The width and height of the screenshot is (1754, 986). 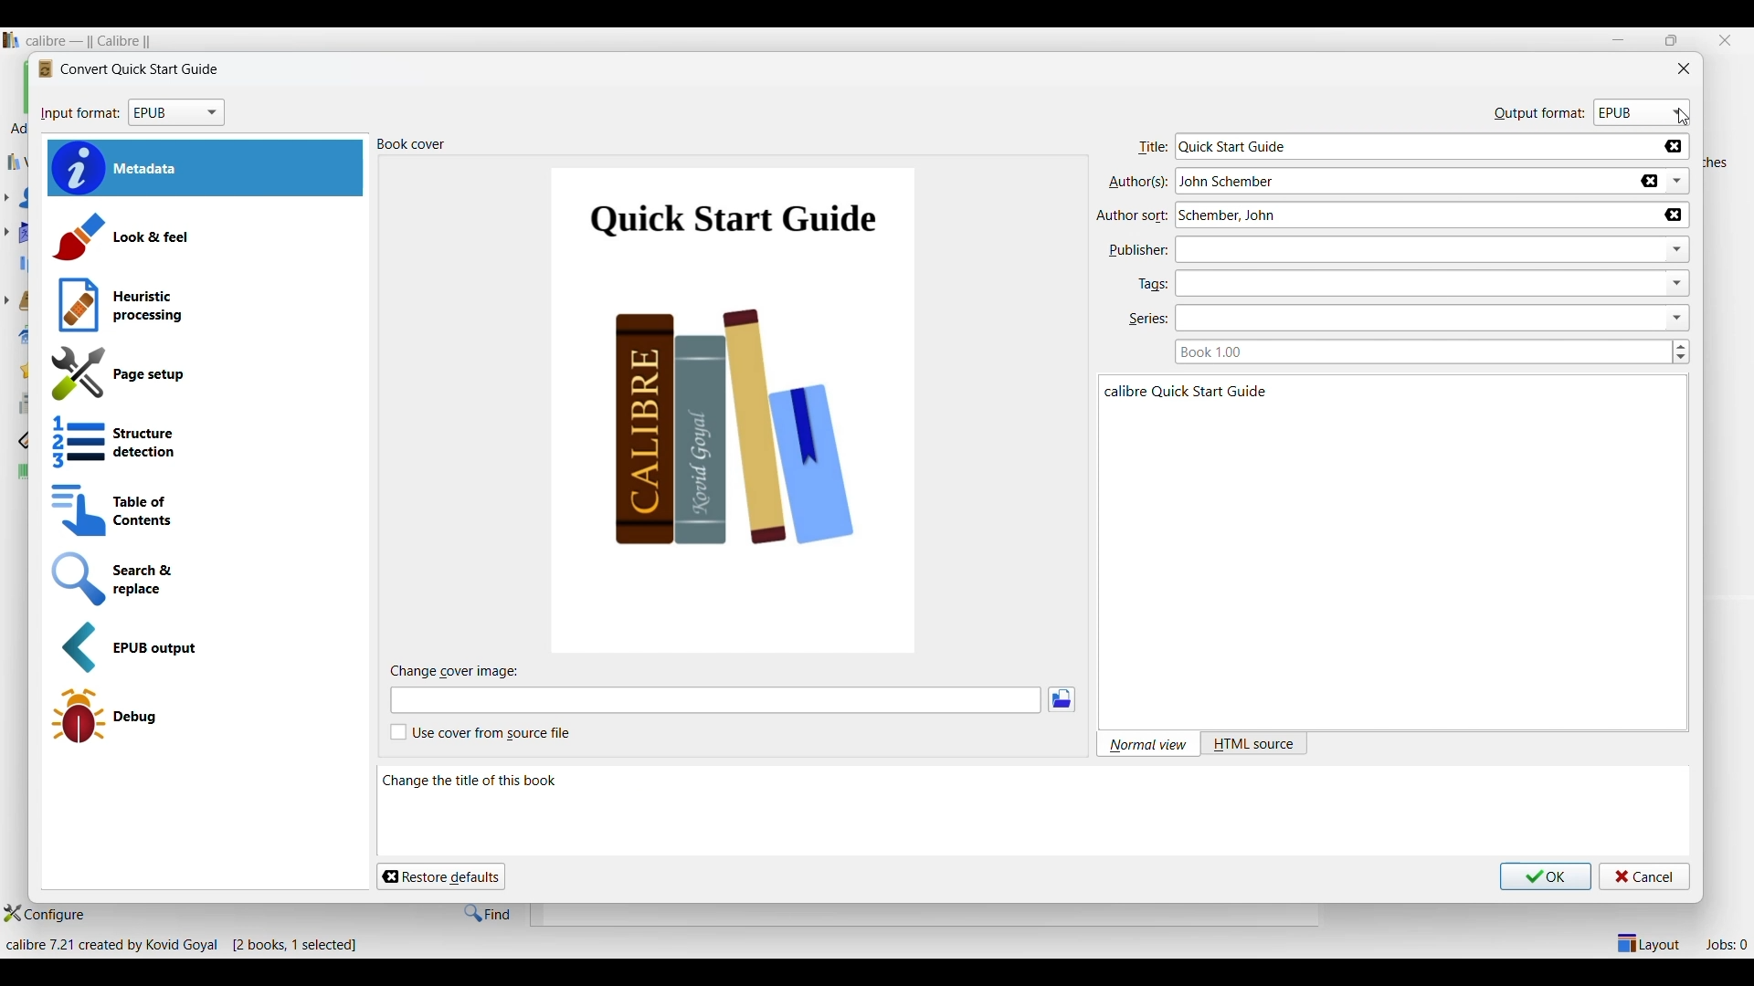 I want to click on Heuristic processing, so click(x=208, y=304).